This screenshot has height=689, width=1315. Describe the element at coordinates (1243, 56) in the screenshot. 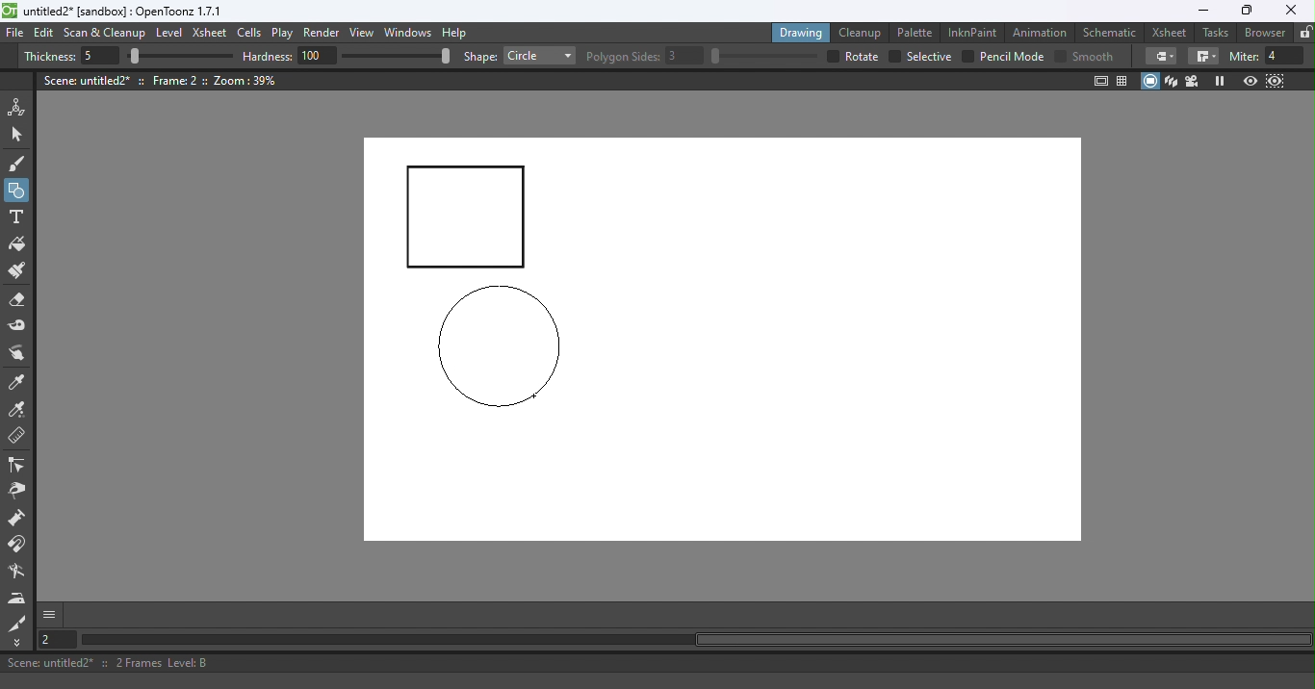

I see `miter` at that location.